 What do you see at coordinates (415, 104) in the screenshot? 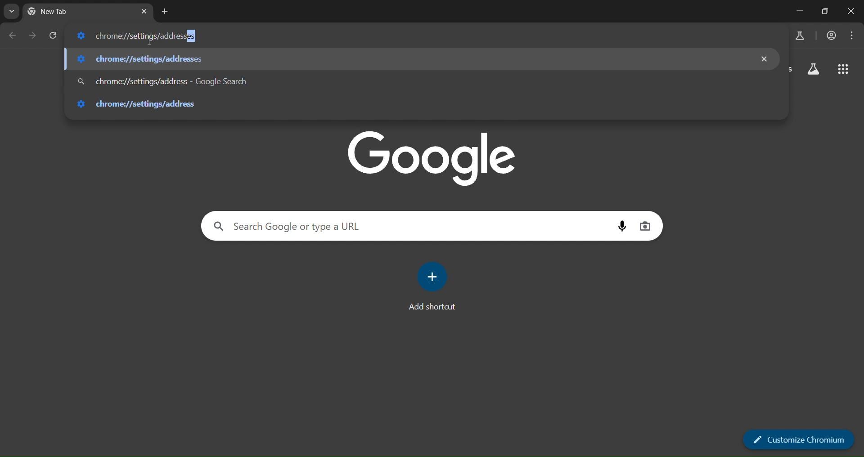
I see `chrome://settings/addresses` at bounding box center [415, 104].